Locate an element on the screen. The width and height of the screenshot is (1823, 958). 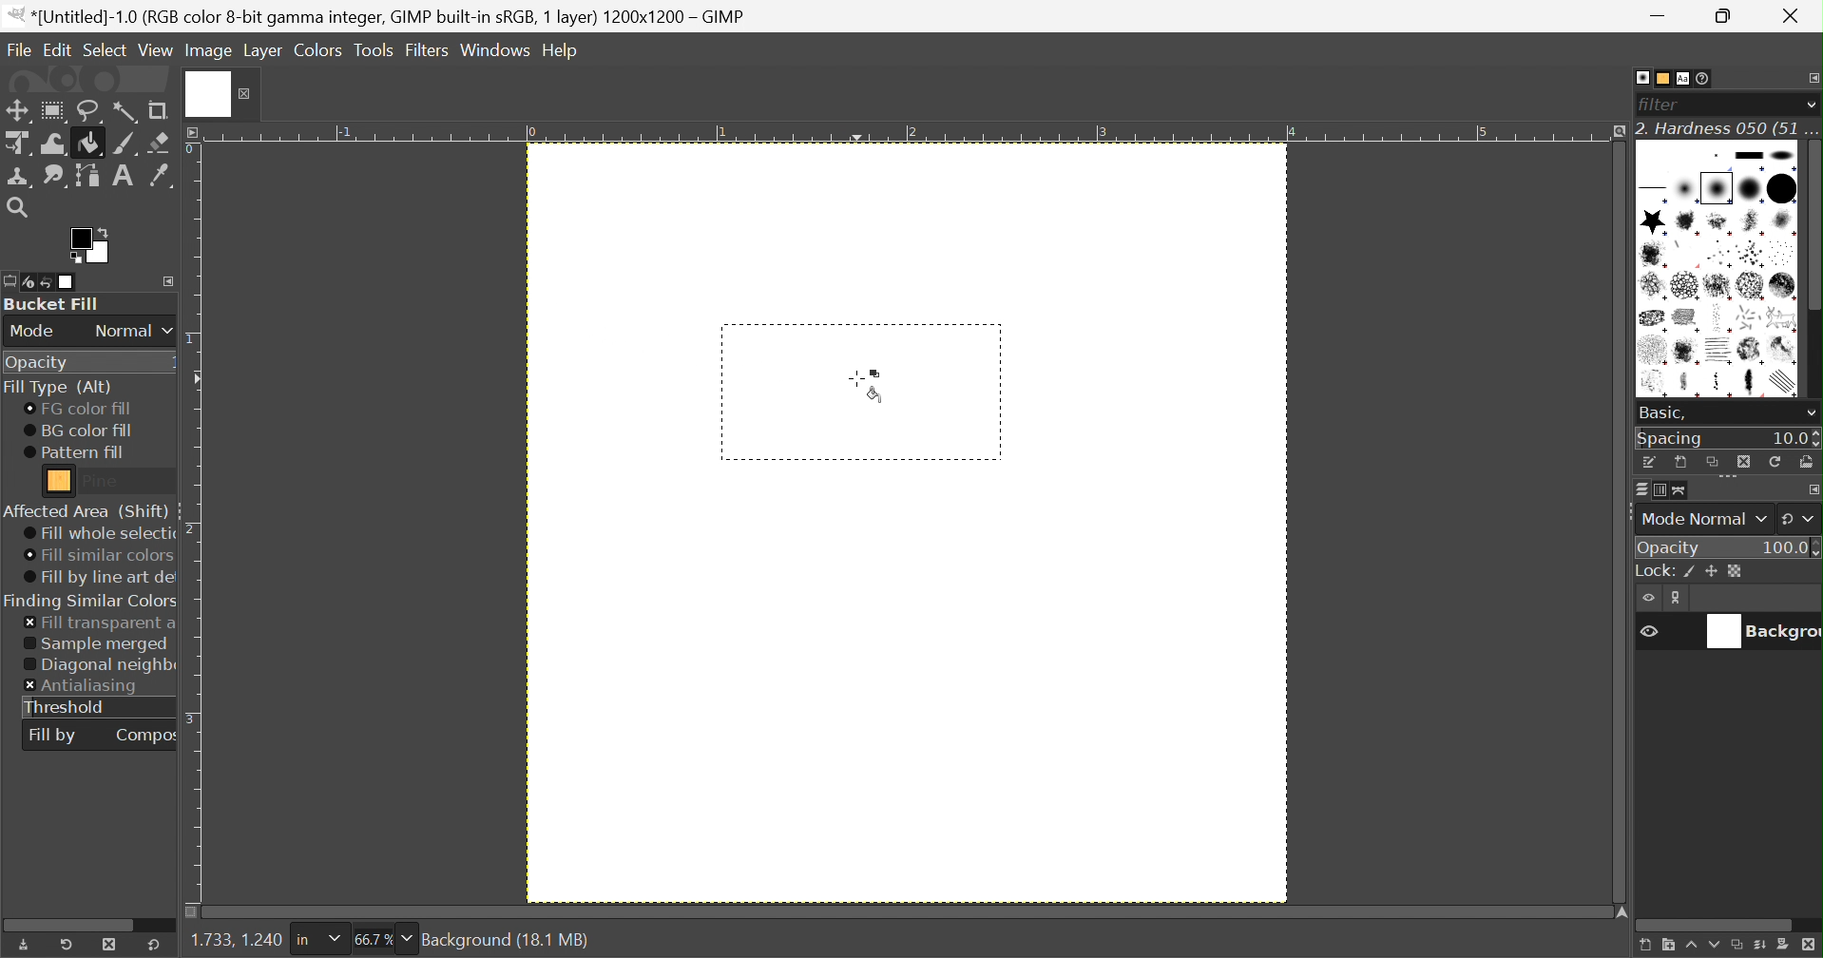
Brushes is located at coordinates (1641, 77).